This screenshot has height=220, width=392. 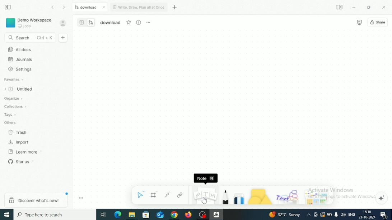 I want to click on Star us, so click(x=20, y=161).